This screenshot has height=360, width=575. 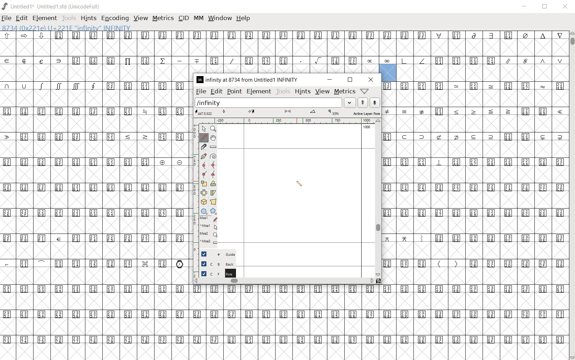 I want to click on empty glyph slots, so click(x=95, y=73).